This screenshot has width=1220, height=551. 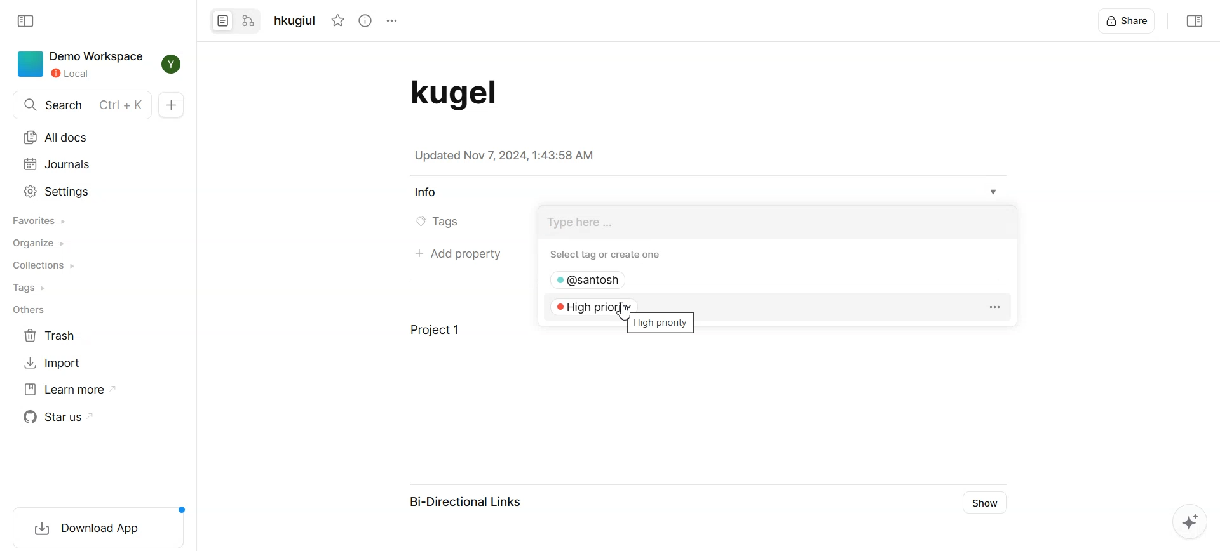 What do you see at coordinates (1001, 192) in the screenshot?
I see `Info dropdown box` at bounding box center [1001, 192].